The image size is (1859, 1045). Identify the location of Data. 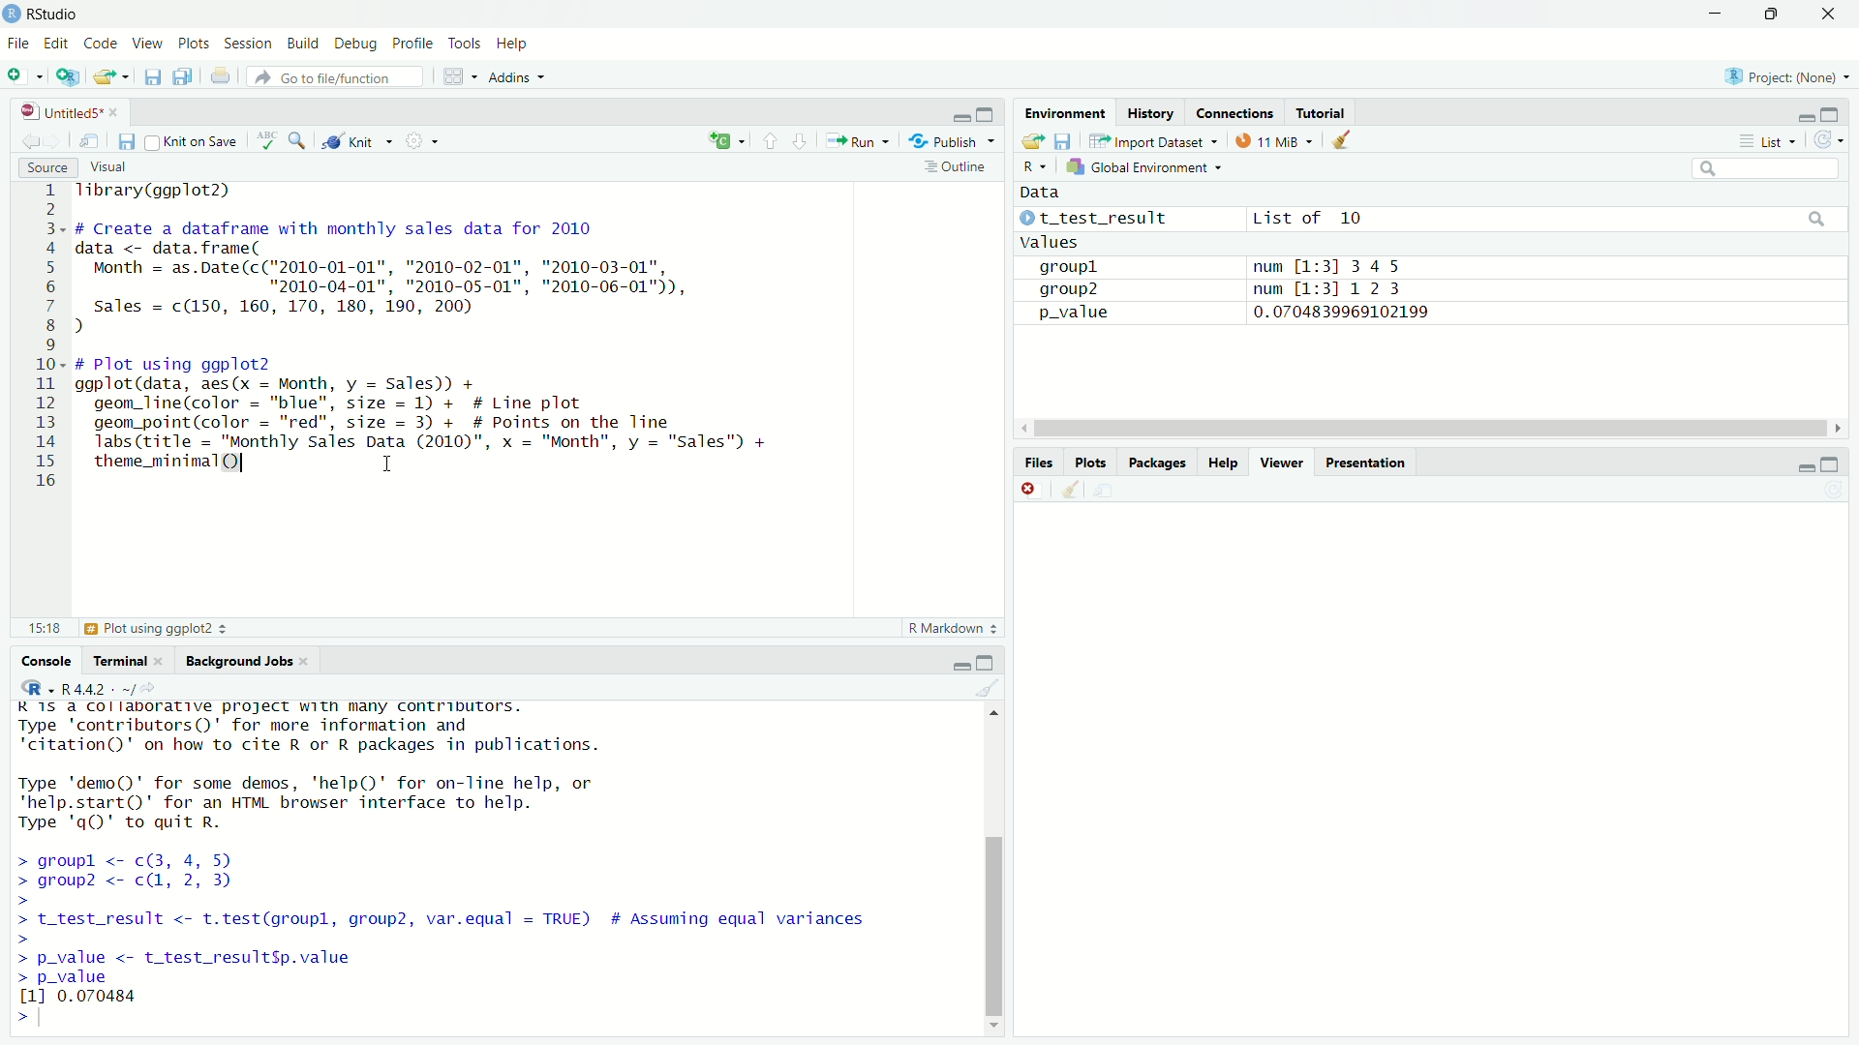
(1046, 193).